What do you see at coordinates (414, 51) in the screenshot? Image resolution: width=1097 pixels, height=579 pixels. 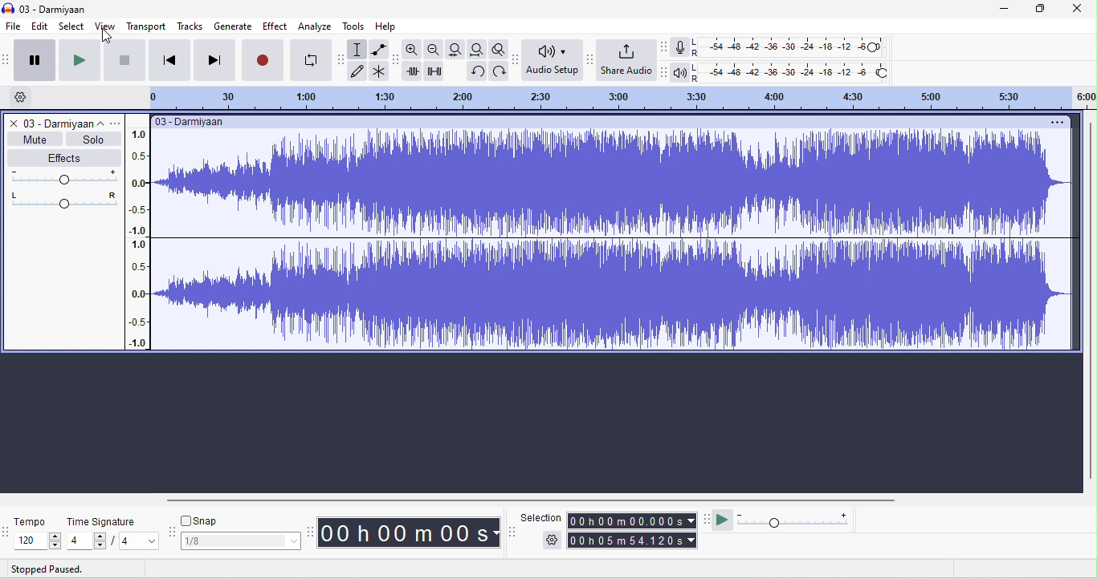 I see `zoom in` at bounding box center [414, 51].